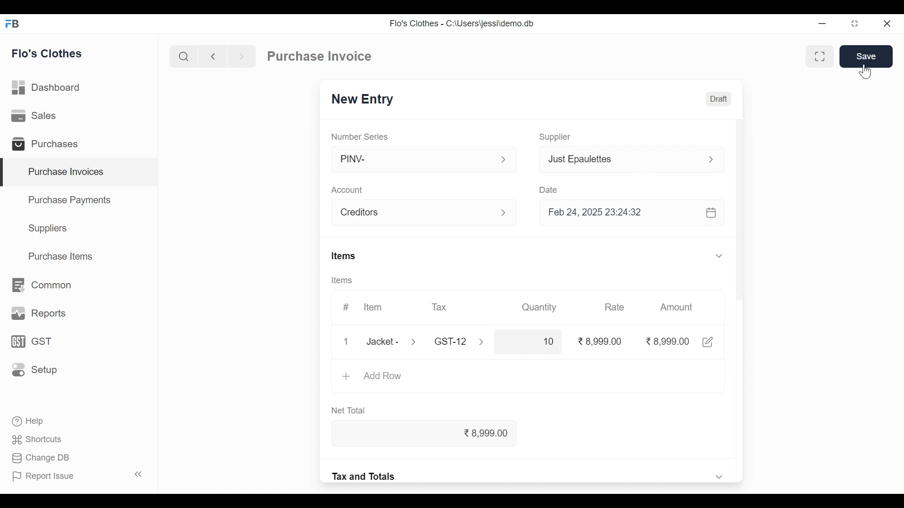  What do you see at coordinates (435, 434) in the screenshot?
I see `8,999.00` at bounding box center [435, 434].